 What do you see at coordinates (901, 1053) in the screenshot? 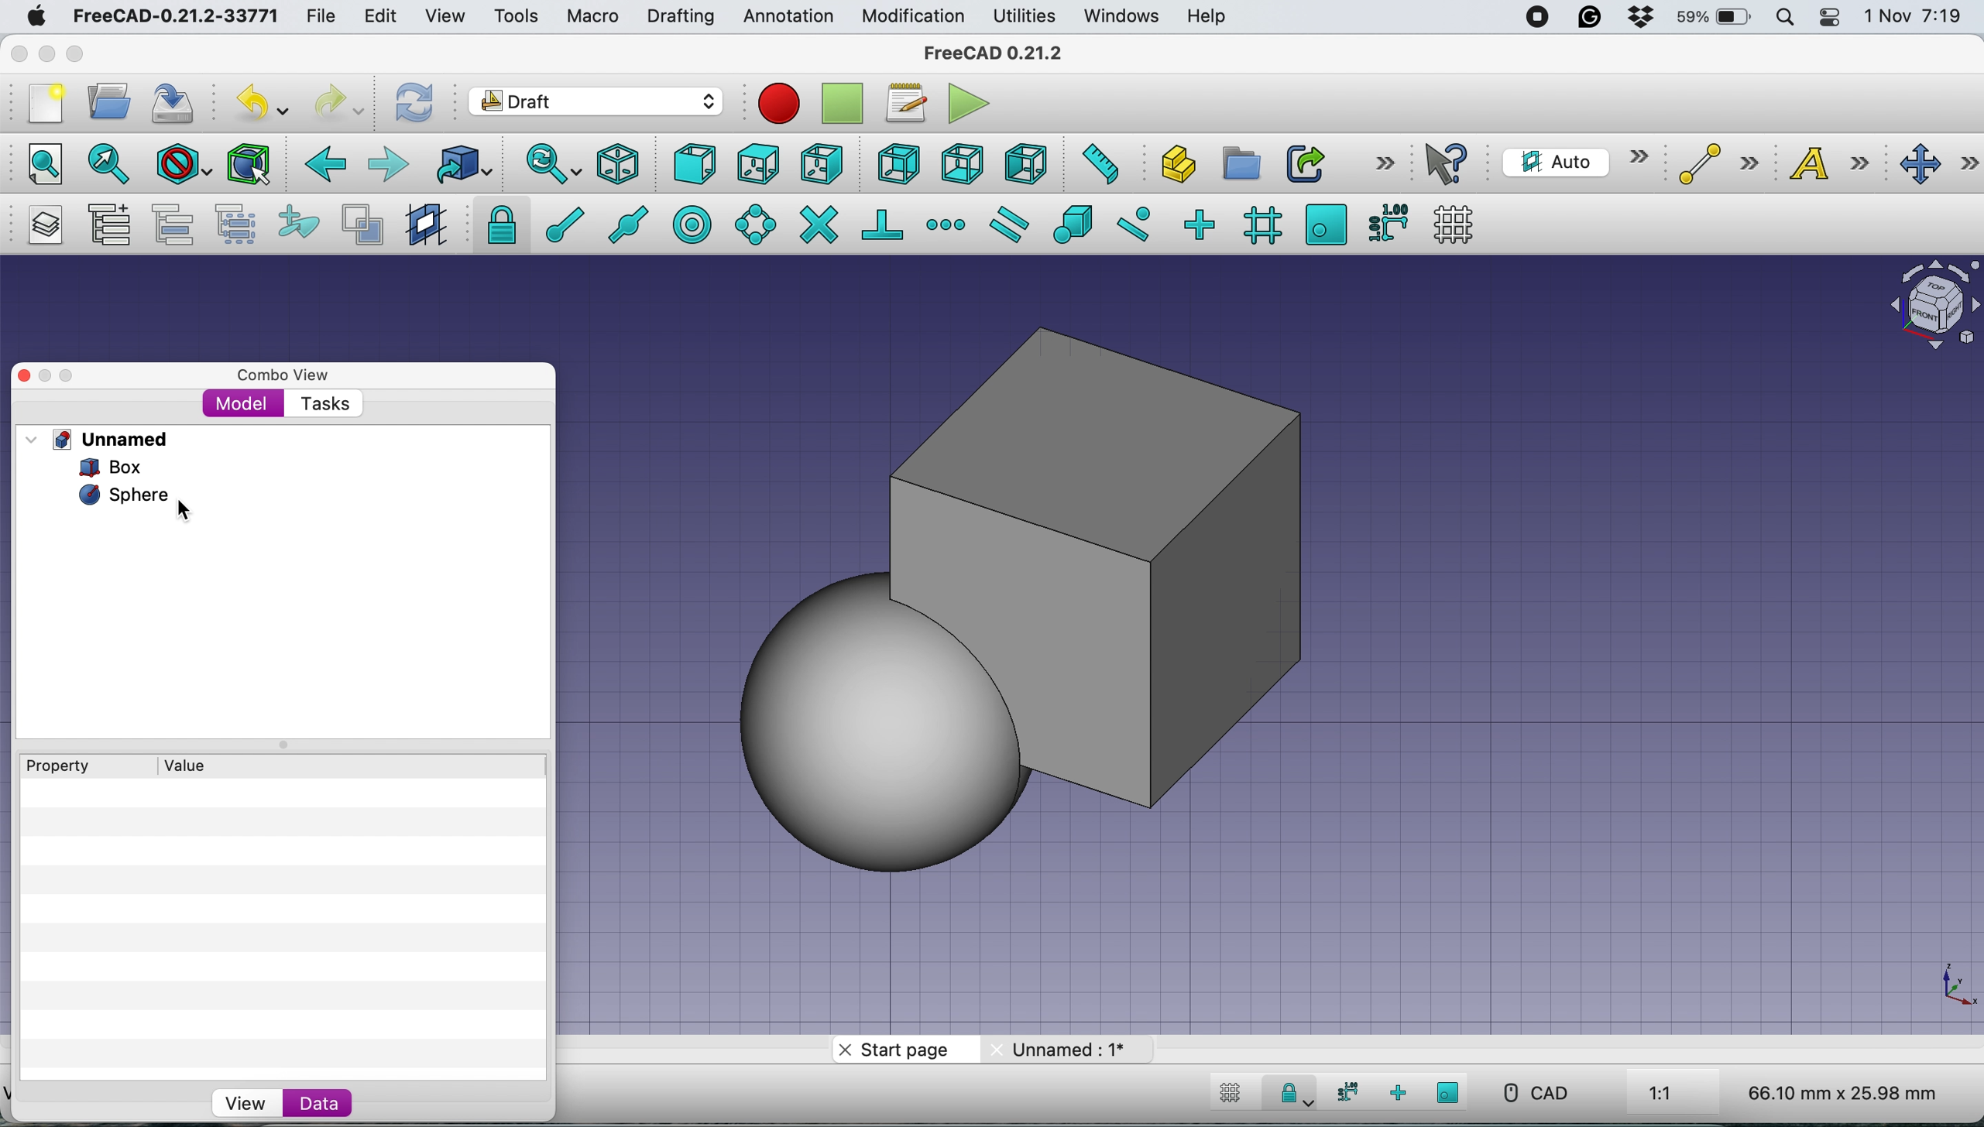
I see `start page` at bounding box center [901, 1053].